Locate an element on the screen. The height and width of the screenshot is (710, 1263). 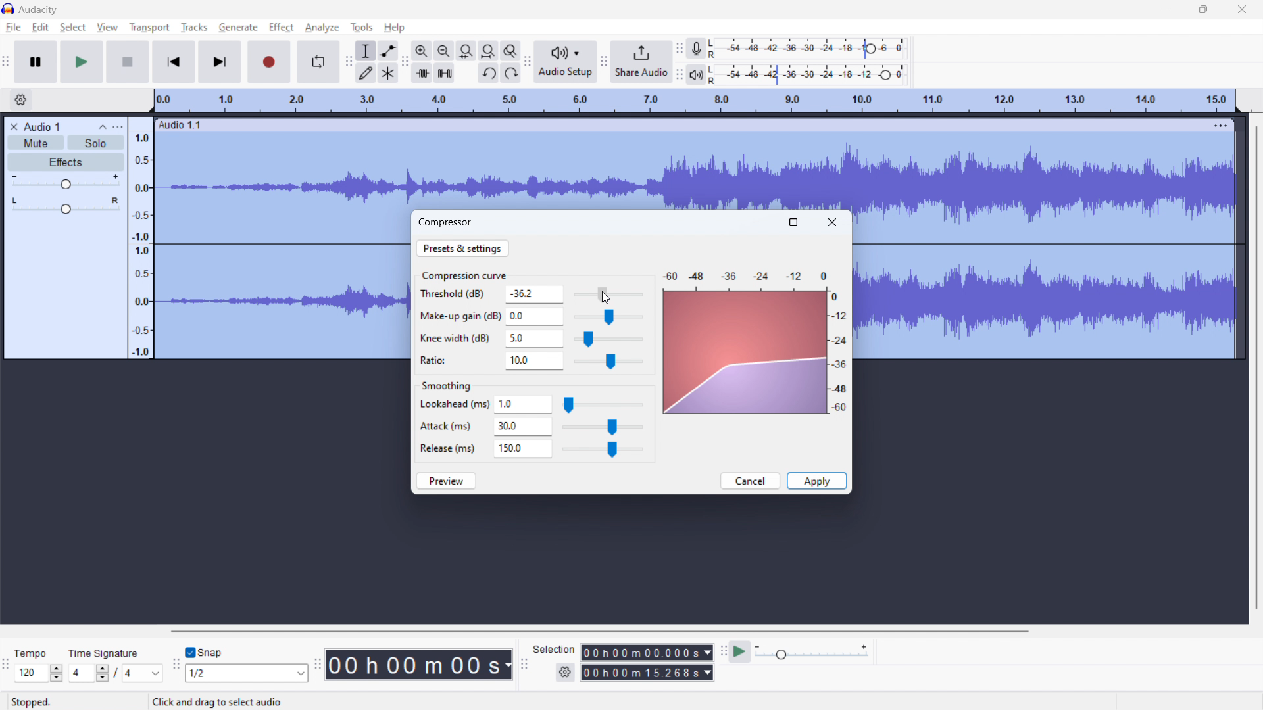
attack slider is located at coordinates (603, 428).